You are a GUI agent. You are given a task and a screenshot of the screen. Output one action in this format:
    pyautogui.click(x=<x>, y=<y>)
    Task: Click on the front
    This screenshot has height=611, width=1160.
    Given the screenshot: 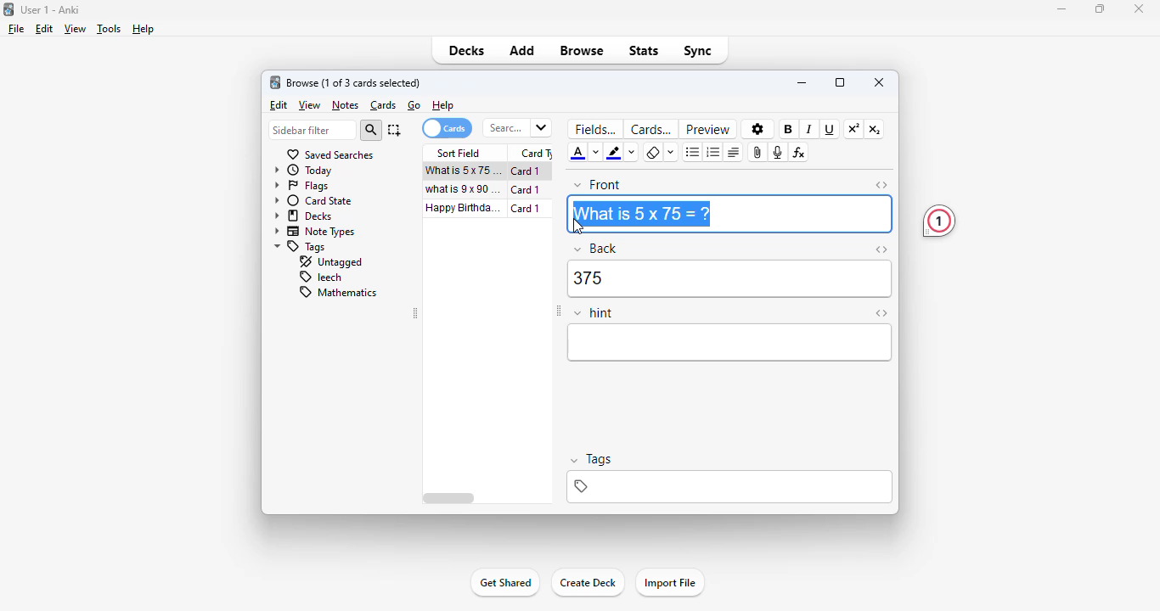 What is the action you would take?
    pyautogui.click(x=597, y=185)
    